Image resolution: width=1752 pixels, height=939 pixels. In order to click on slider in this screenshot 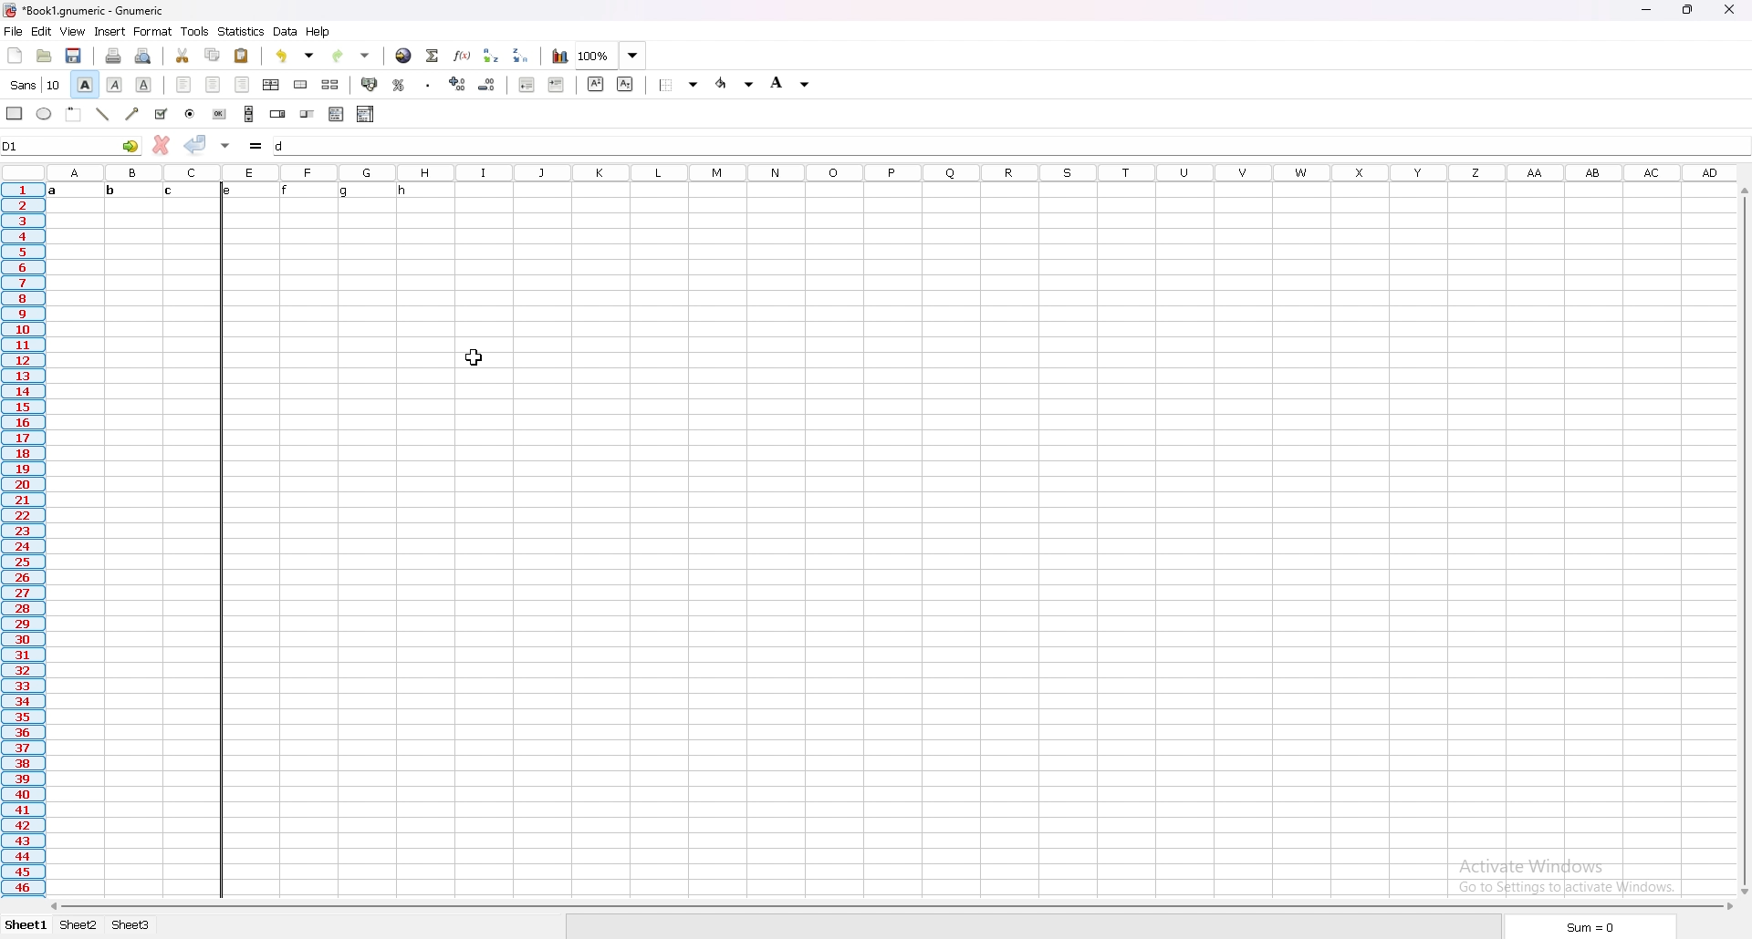, I will do `click(308, 115)`.